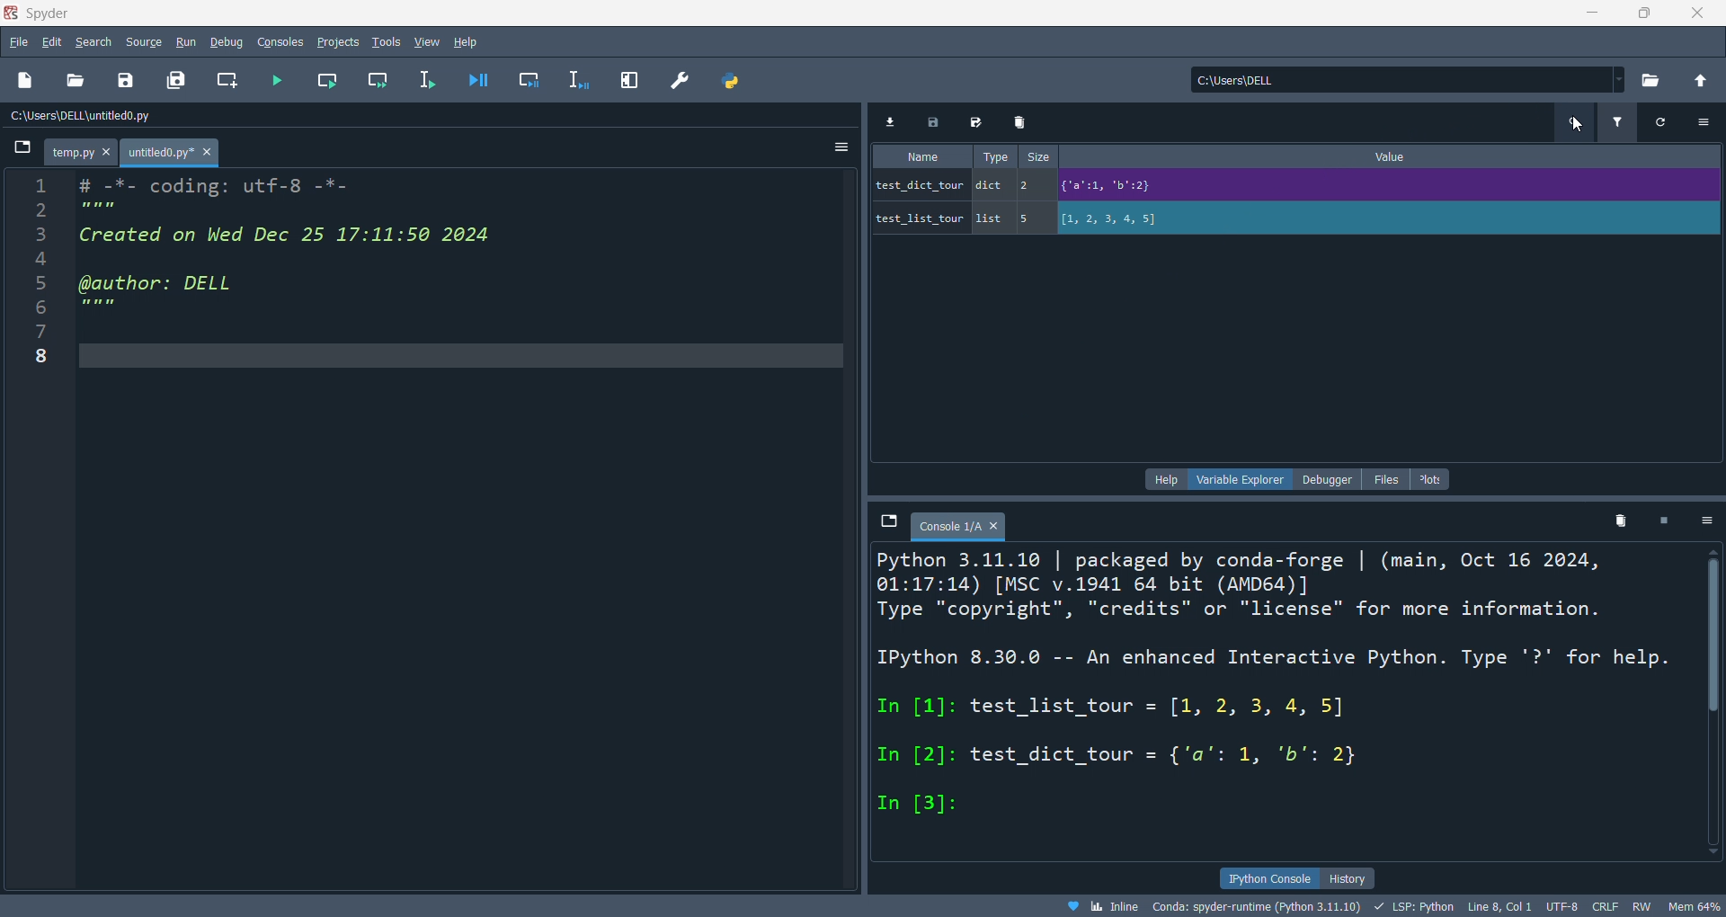 Image resolution: width=1726 pixels, height=917 pixels. What do you see at coordinates (1324, 480) in the screenshot?
I see `debugger` at bounding box center [1324, 480].